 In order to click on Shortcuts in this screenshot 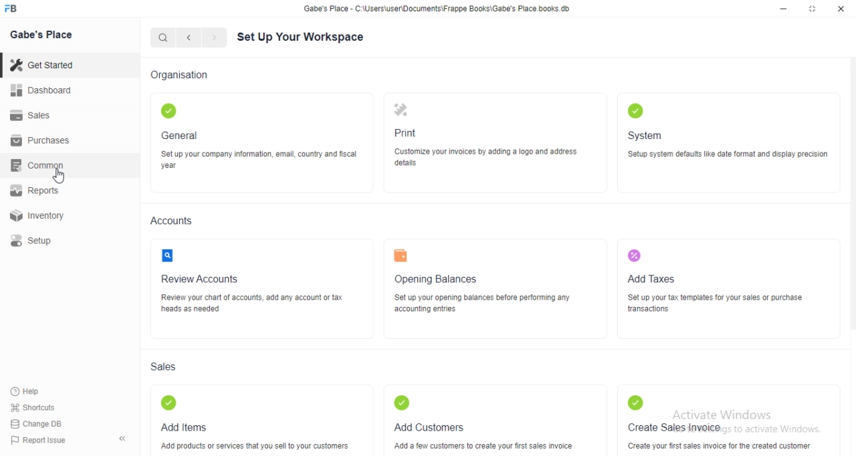, I will do `click(33, 407)`.